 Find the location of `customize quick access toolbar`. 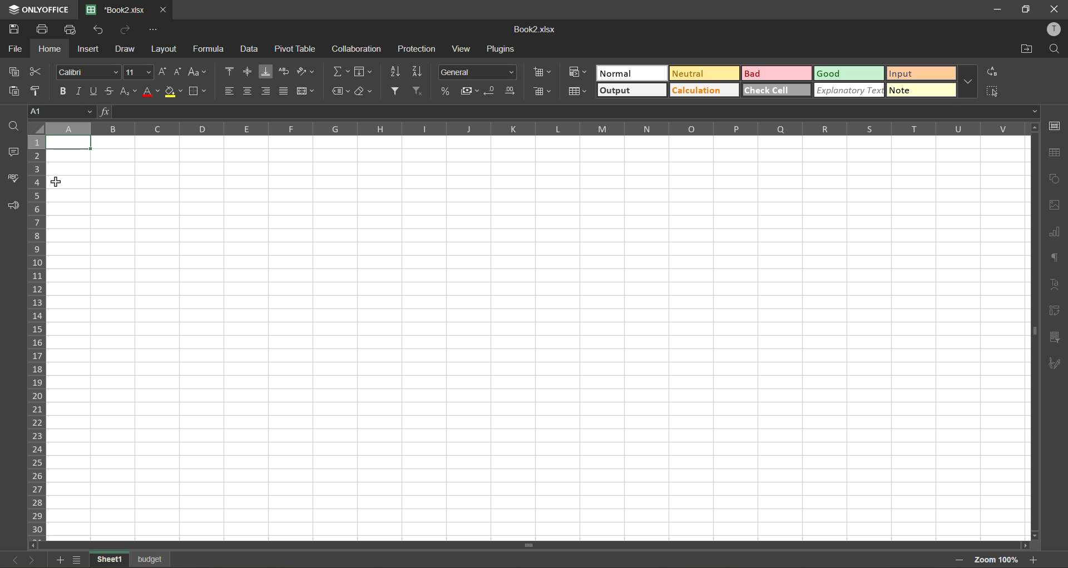

customize quick access toolbar is located at coordinates (156, 31).